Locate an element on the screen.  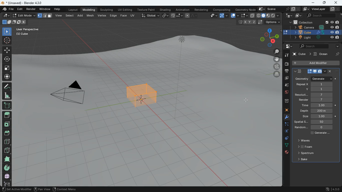
vertex is located at coordinates (102, 16).